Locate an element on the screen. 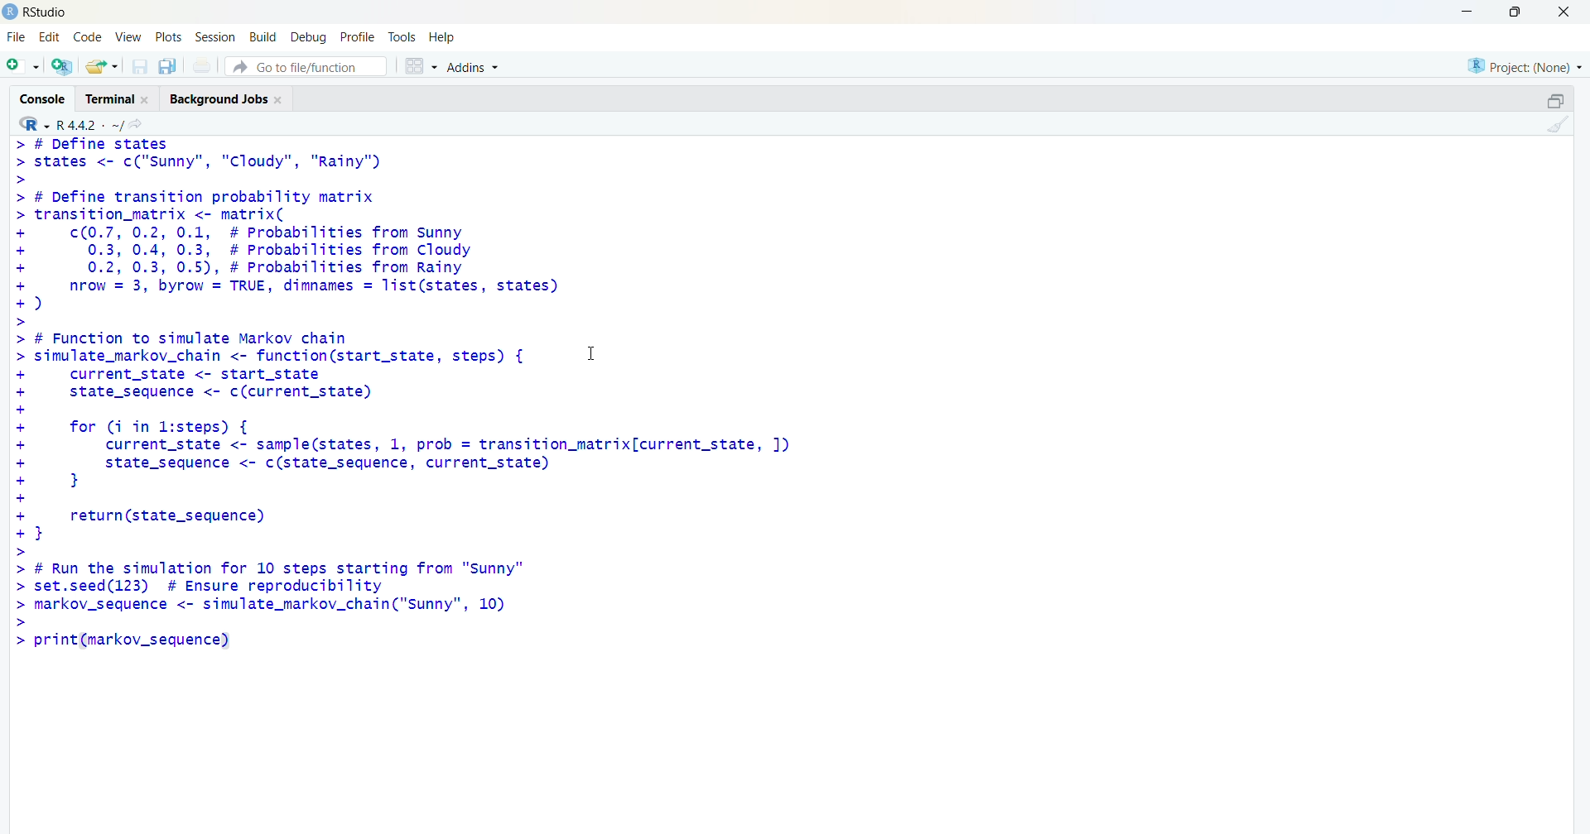 This screenshot has width=1590, height=834. plots is located at coordinates (171, 36).